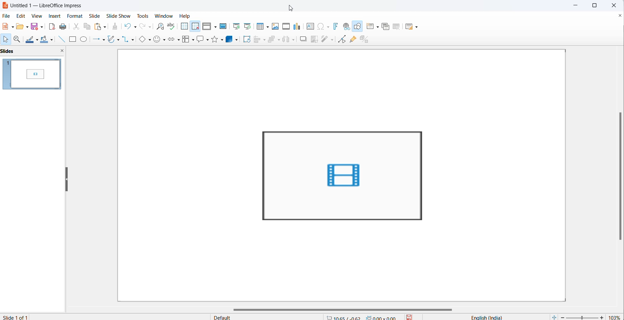 The height and width of the screenshot is (320, 624). What do you see at coordinates (259, 27) in the screenshot?
I see `insert table` at bounding box center [259, 27].